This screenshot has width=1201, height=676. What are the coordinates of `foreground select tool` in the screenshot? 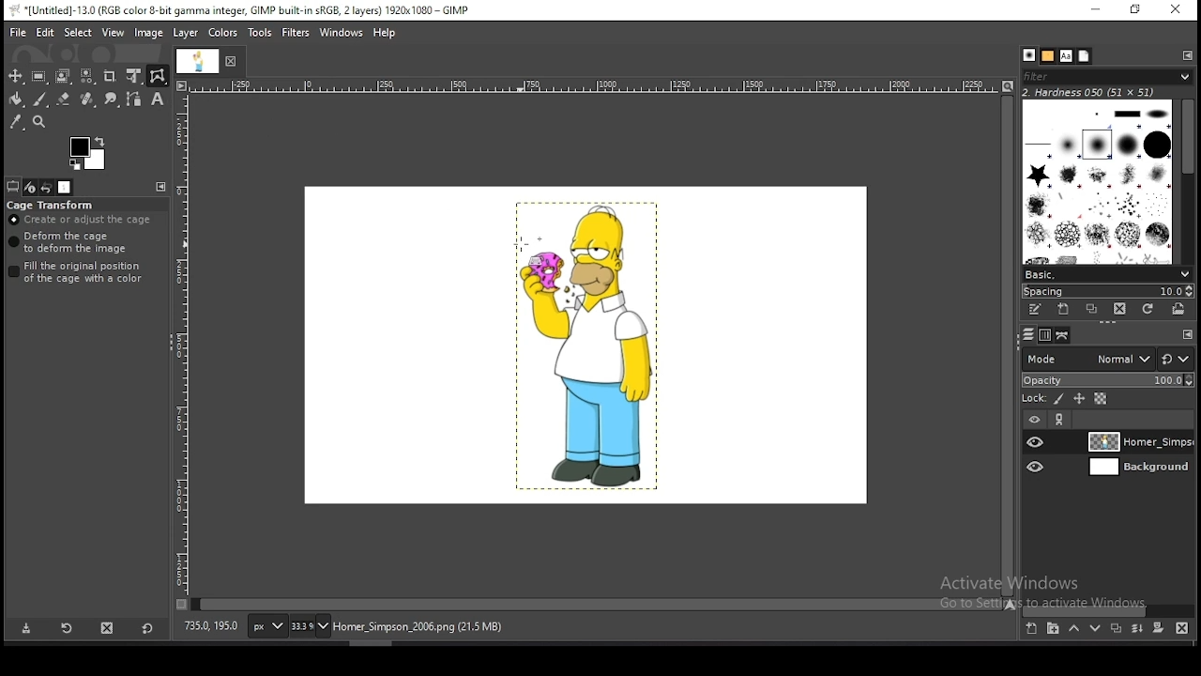 It's located at (63, 76).